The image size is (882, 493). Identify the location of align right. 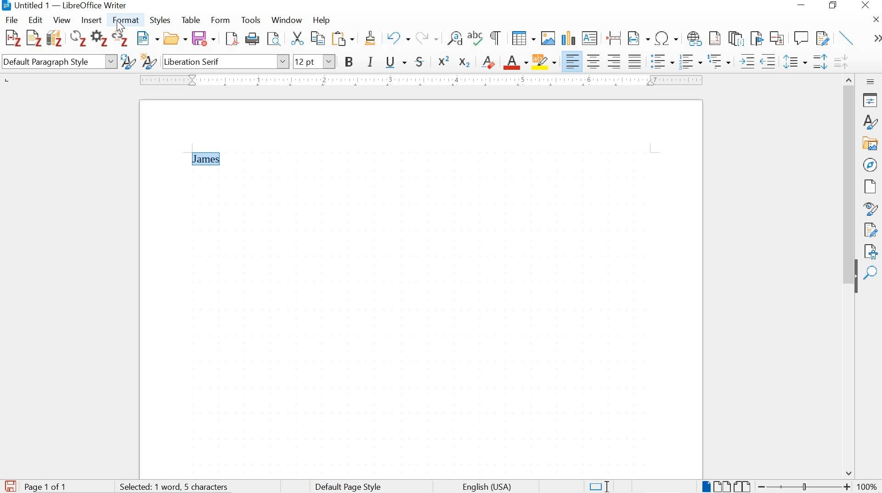
(616, 61).